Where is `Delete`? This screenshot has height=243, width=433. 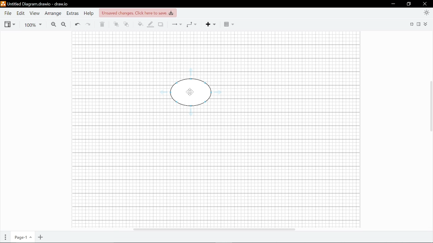
Delete is located at coordinates (102, 25).